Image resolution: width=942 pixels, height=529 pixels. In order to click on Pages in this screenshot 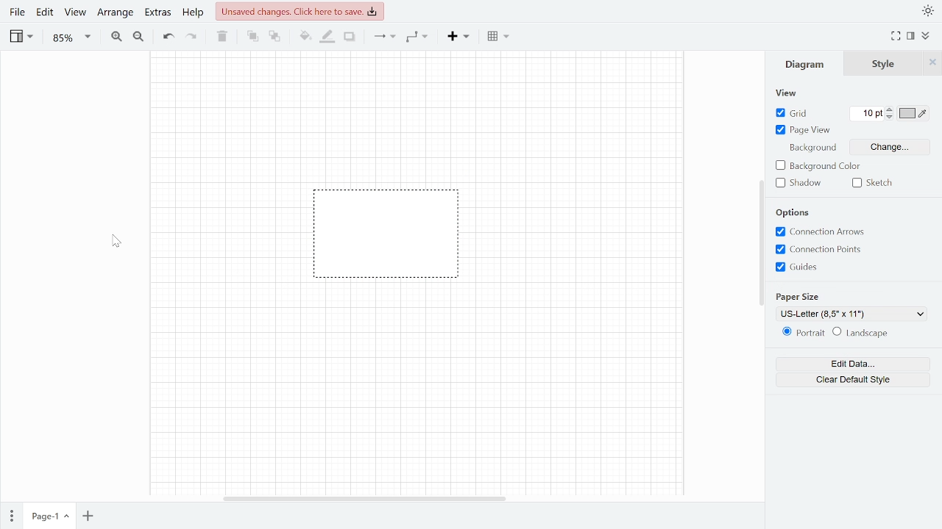, I will do `click(10, 516)`.